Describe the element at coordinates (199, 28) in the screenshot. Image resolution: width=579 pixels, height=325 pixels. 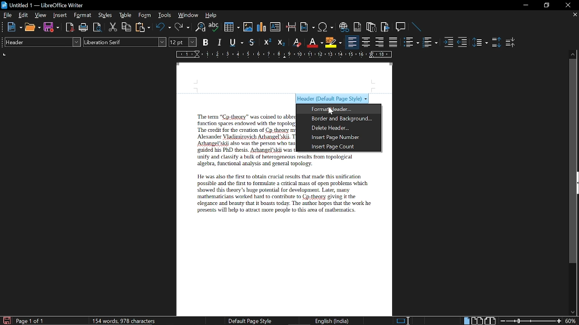
I see `Find and replace` at that location.